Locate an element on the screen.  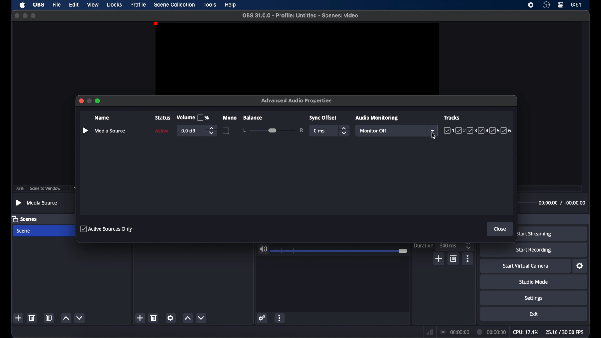
duration is located at coordinates (424, 246).